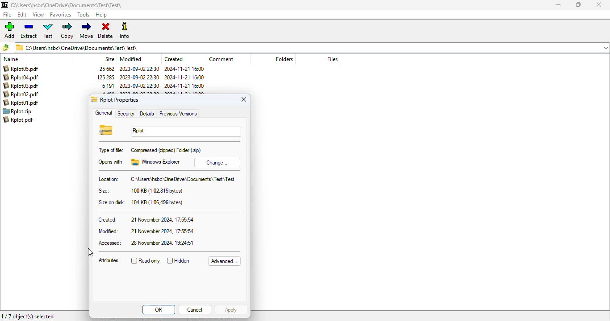 The image size is (610, 321). Describe the element at coordinates (105, 78) in the screenshot. I see `Rplot04.pdf 125285 2023-09-02 22:30 2024-11-21 16:00` at that location.